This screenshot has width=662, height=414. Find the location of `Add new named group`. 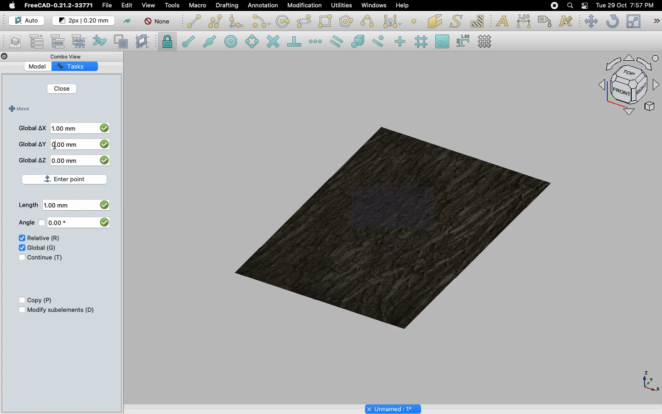

Add new named group is located at coordinates (39, 42).